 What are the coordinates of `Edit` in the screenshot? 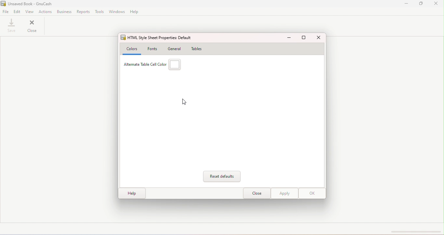 It's located at (17, 12).